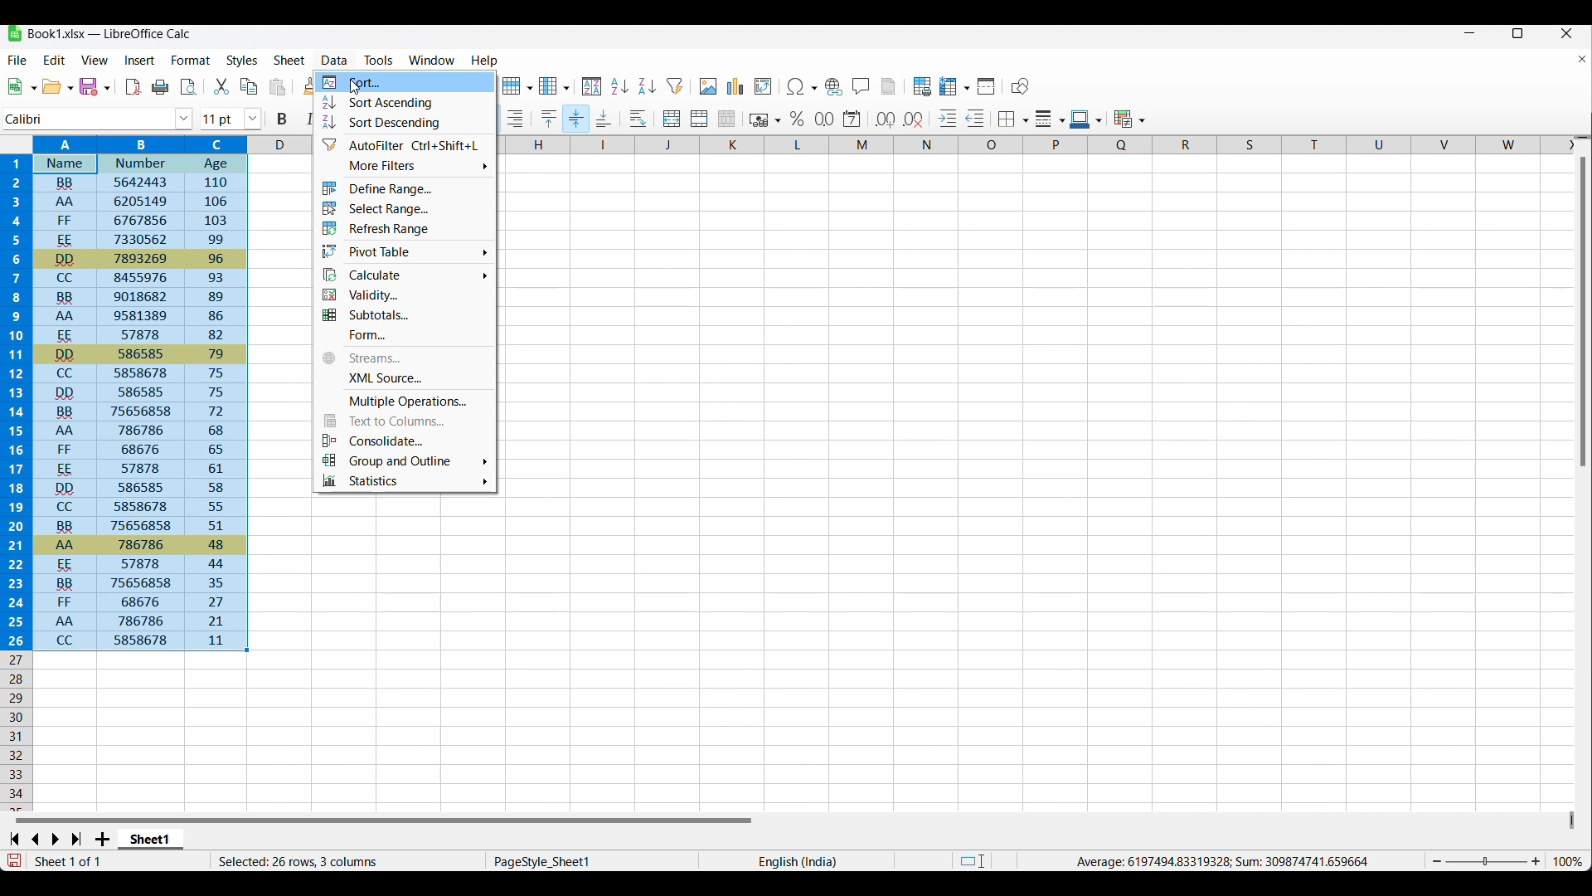  I want to click on Save options, so click(95, 86).